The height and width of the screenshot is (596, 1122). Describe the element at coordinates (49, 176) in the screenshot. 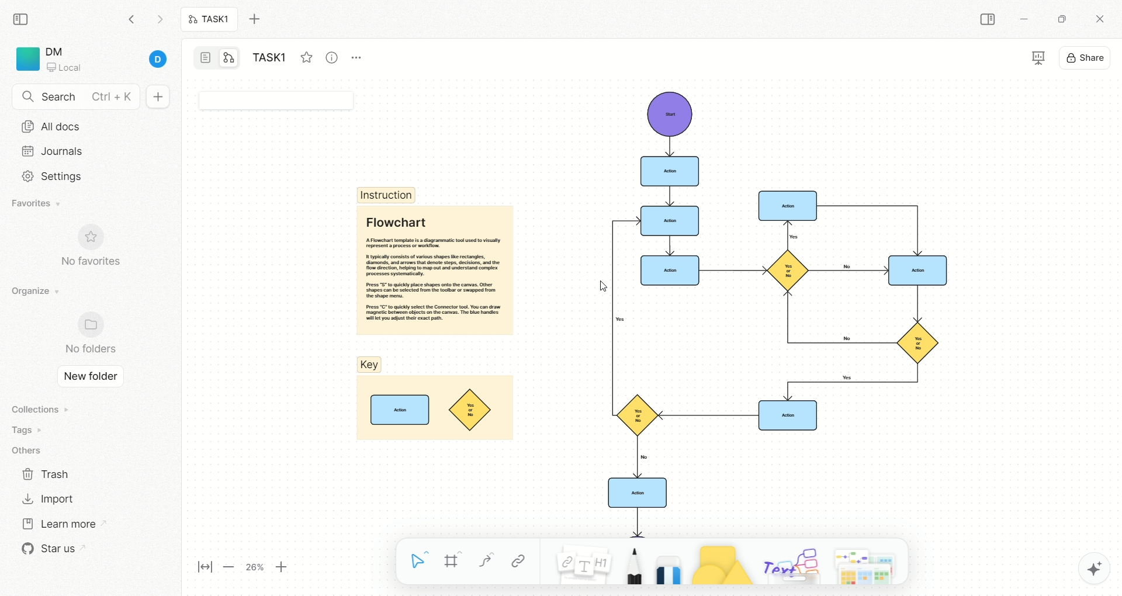

I see `settings` at that location.